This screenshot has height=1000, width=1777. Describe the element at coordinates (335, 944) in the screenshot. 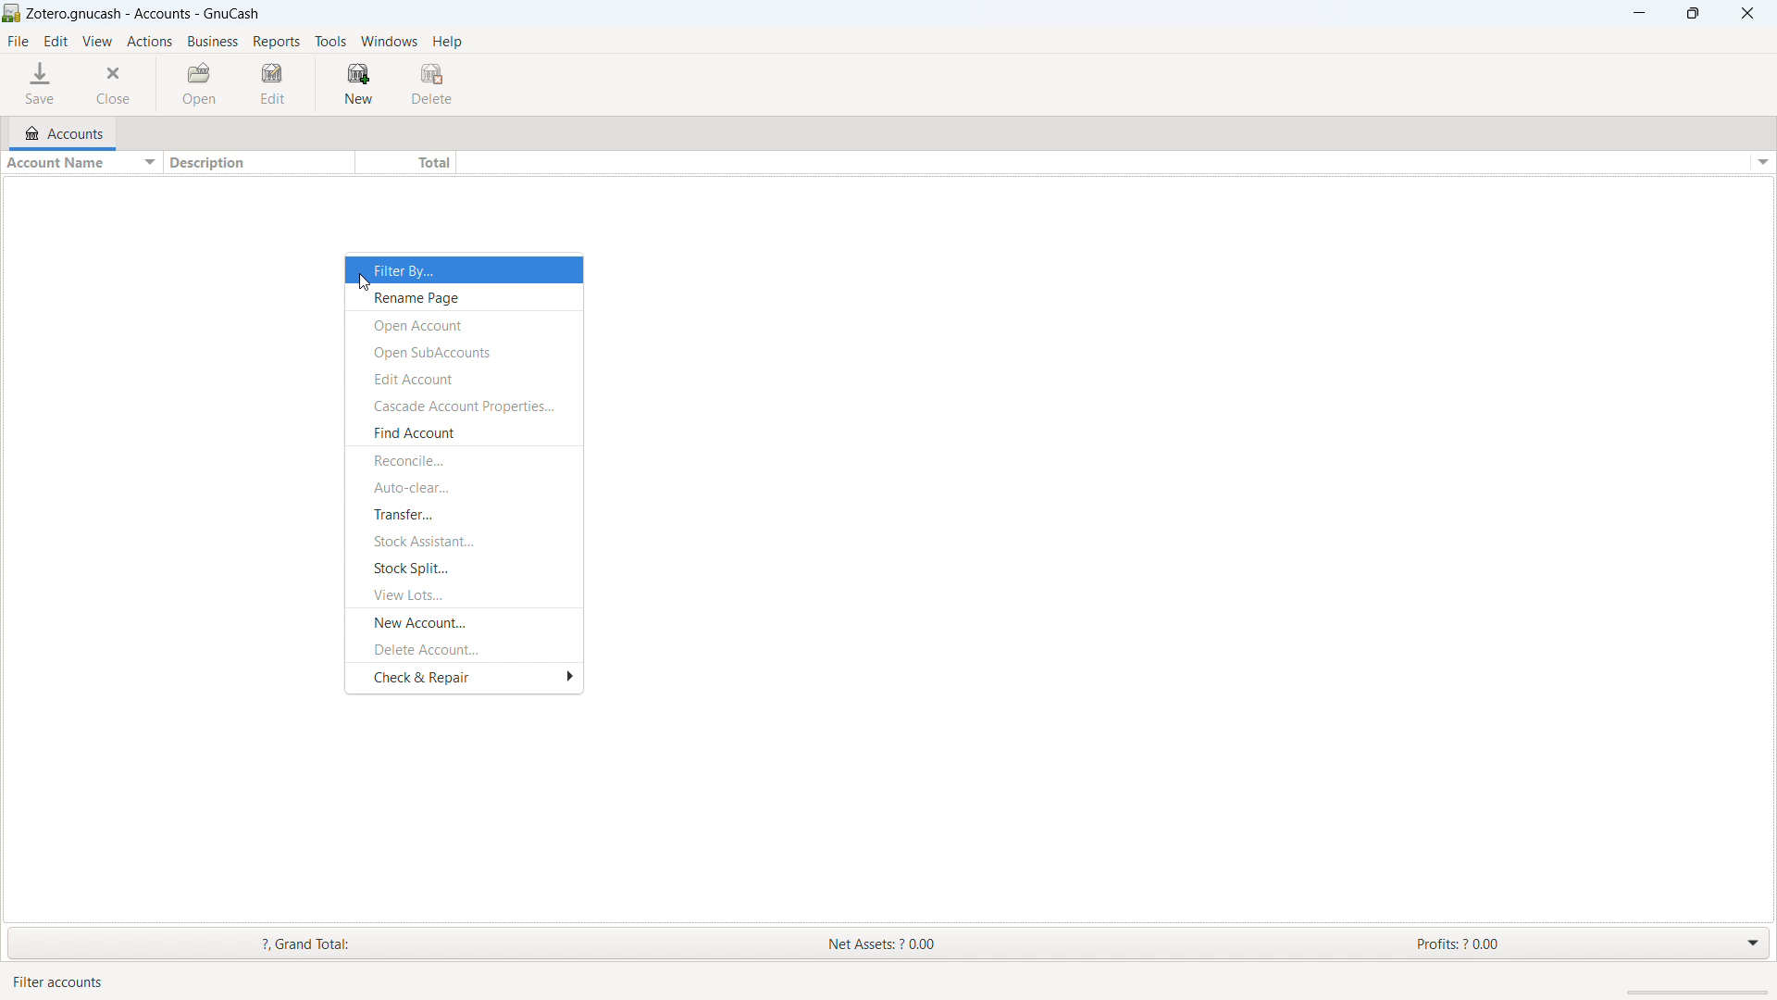

I see ` Grand Total:` at that location.